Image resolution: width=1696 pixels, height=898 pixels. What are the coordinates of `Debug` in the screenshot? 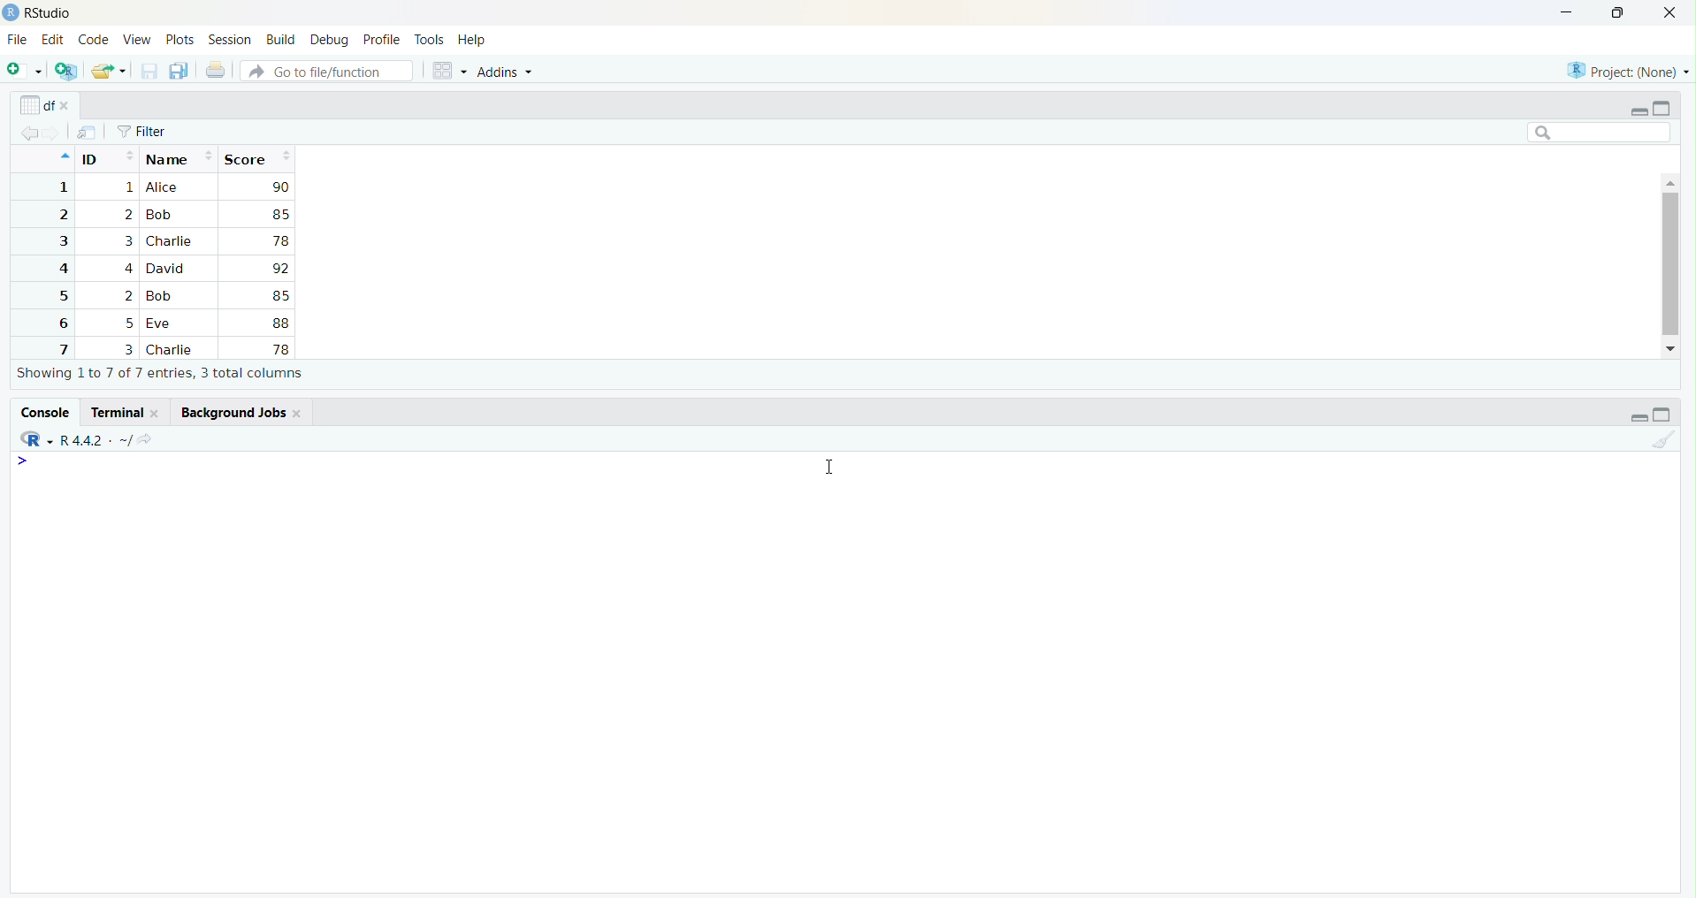 It's located at (331, 40).